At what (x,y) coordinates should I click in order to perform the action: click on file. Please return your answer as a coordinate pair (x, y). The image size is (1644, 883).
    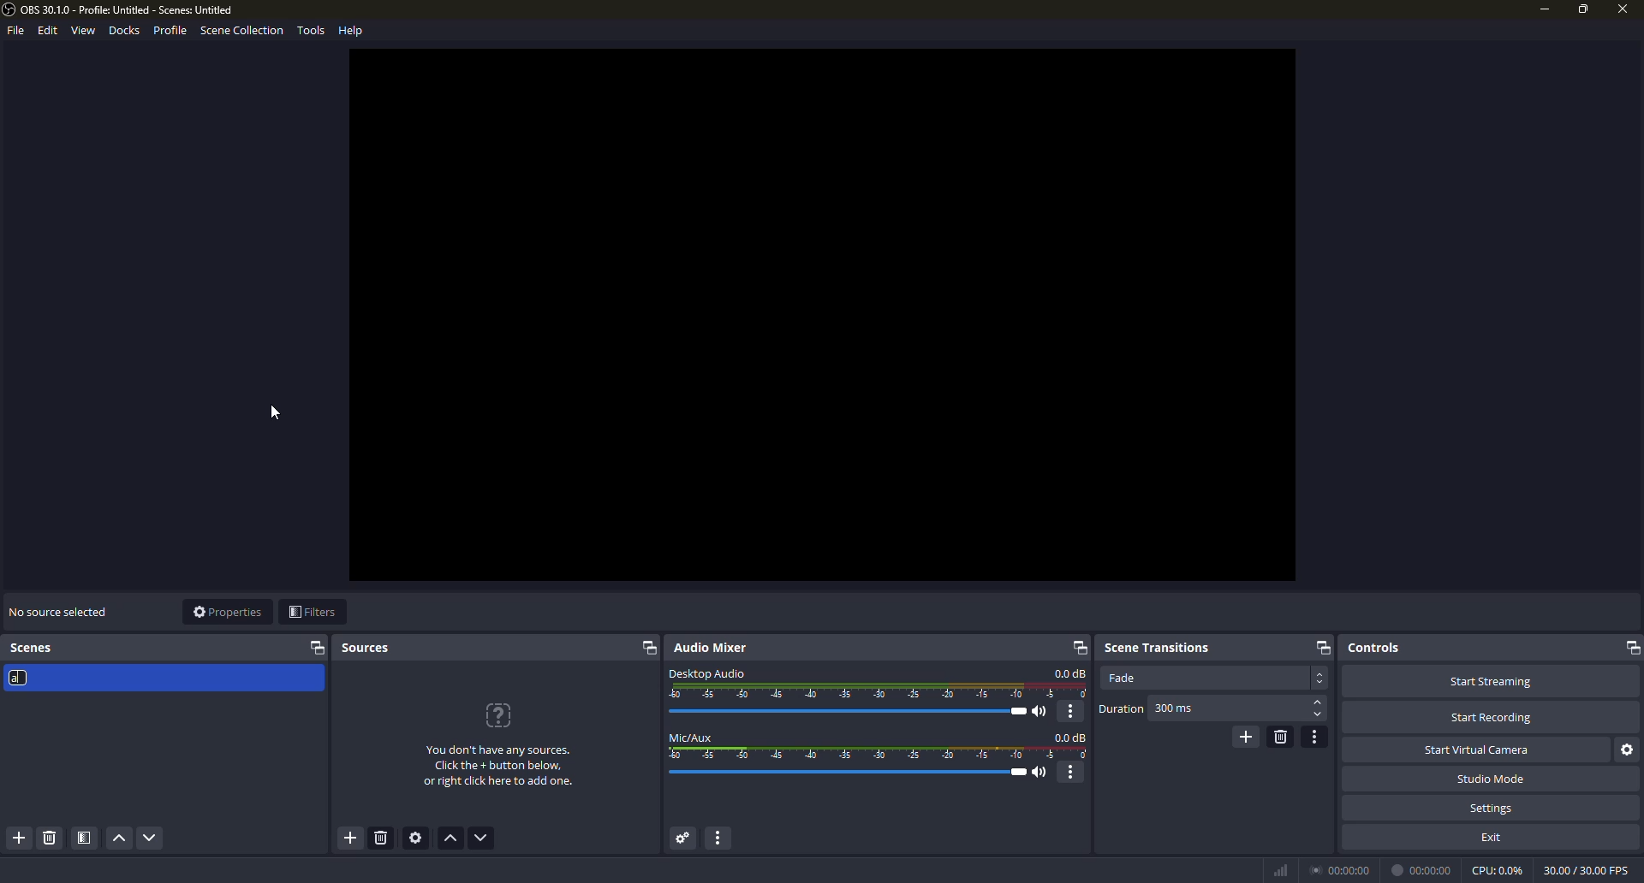
    Looking at the image, I should click on (14, 33).